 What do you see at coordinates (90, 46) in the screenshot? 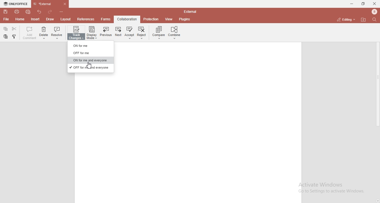
I see `on for me` at bounding box center [90, 46].